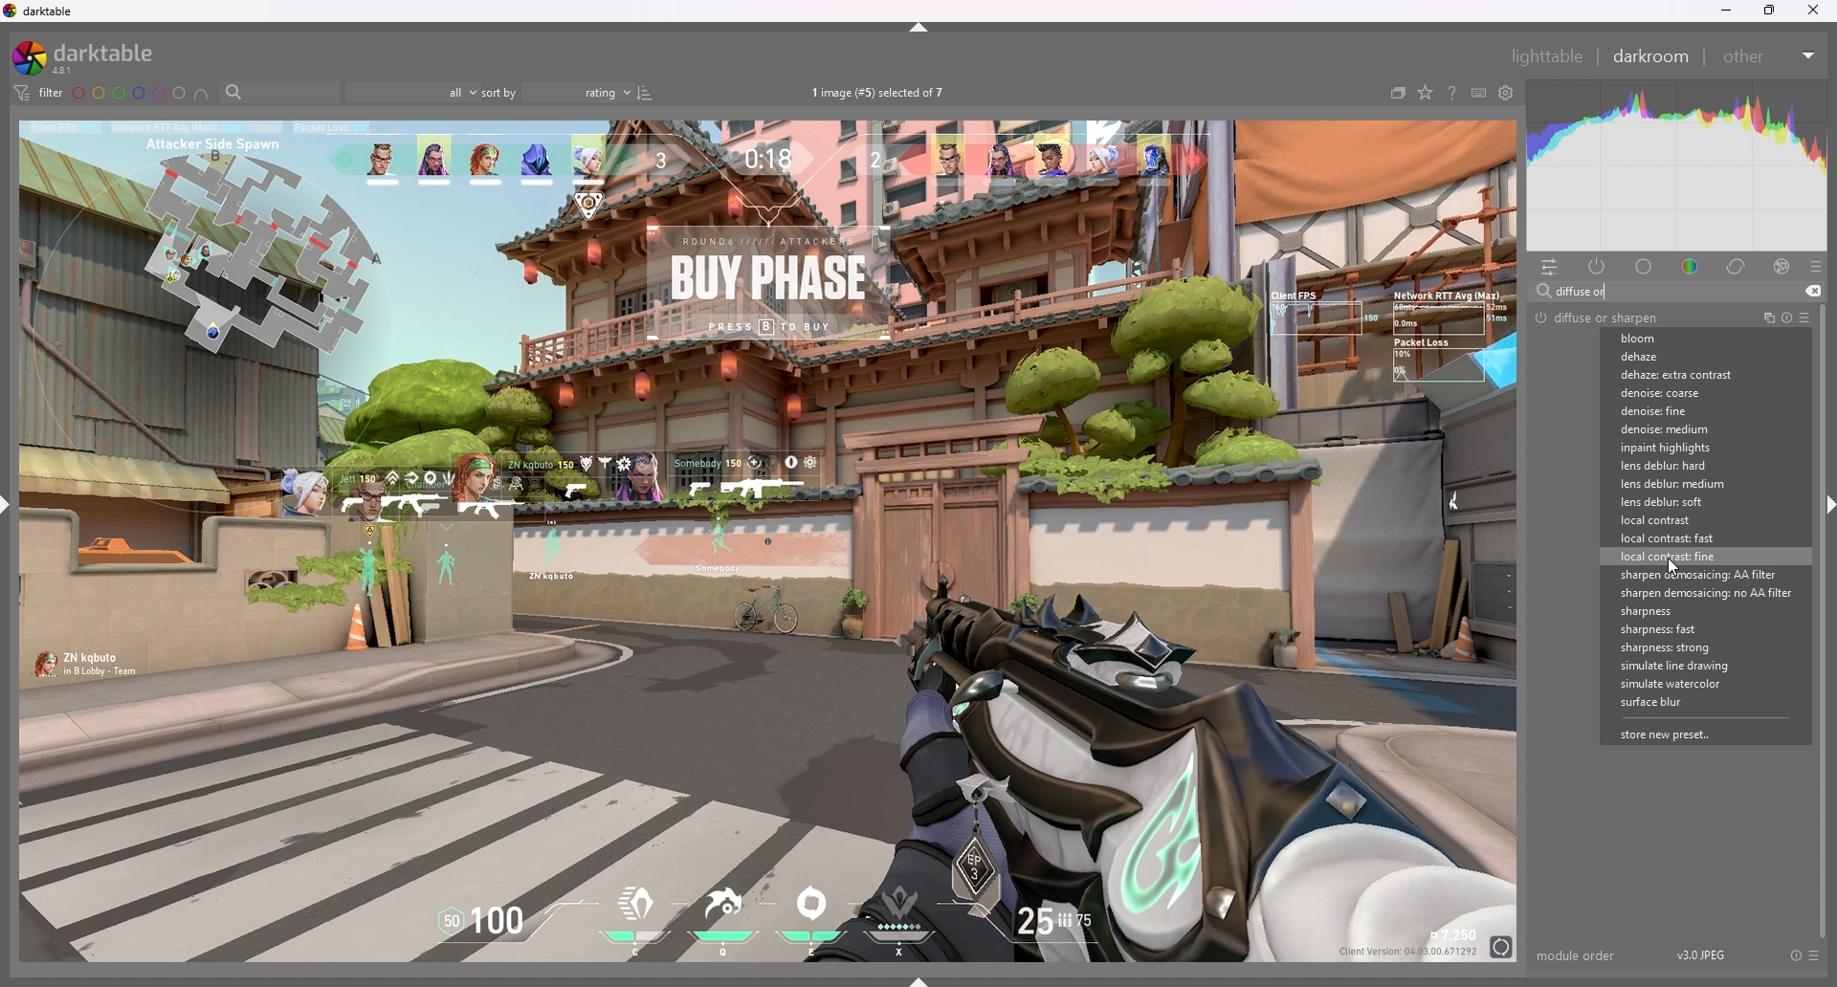 The width and height of the screenshot is (1837, 987). Describe the element at coordinates (1782, 266) in the screenshot. I see `effect` at that location.